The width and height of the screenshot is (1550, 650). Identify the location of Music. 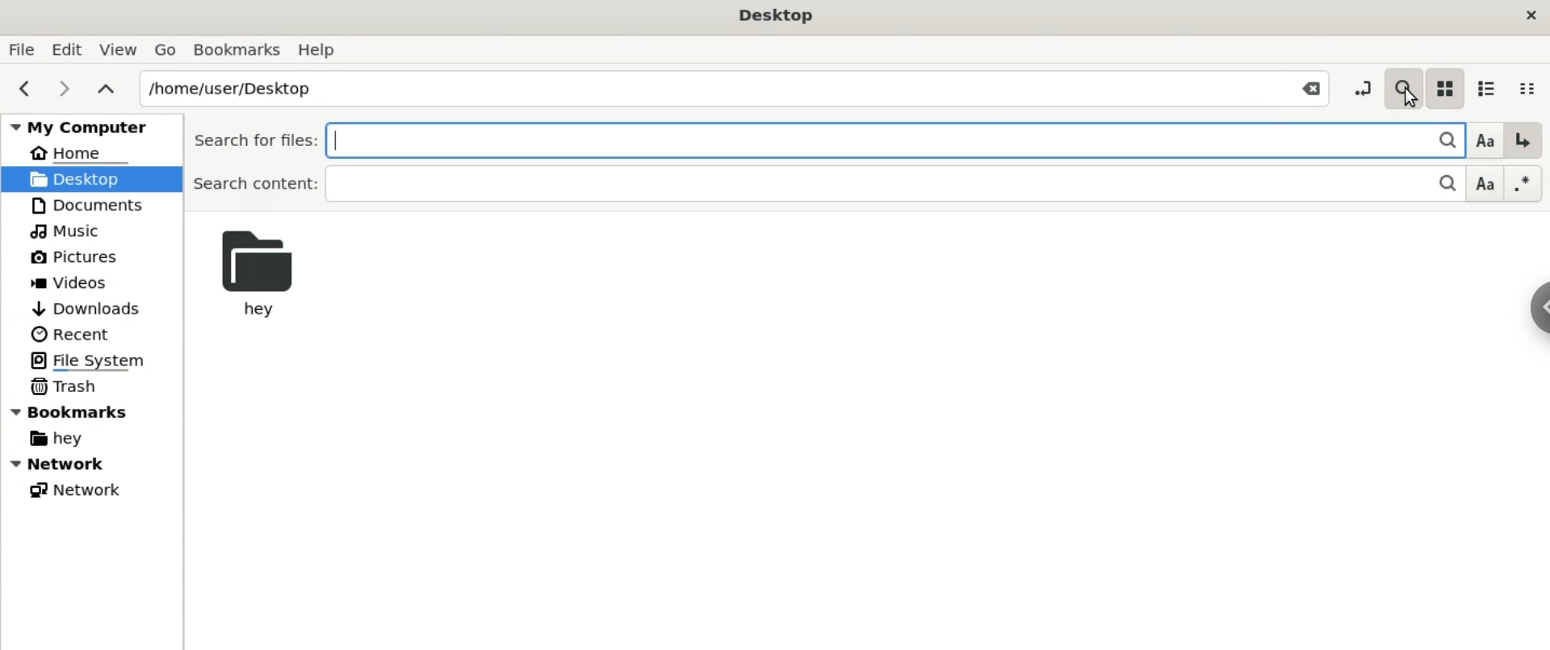
(68, 231).